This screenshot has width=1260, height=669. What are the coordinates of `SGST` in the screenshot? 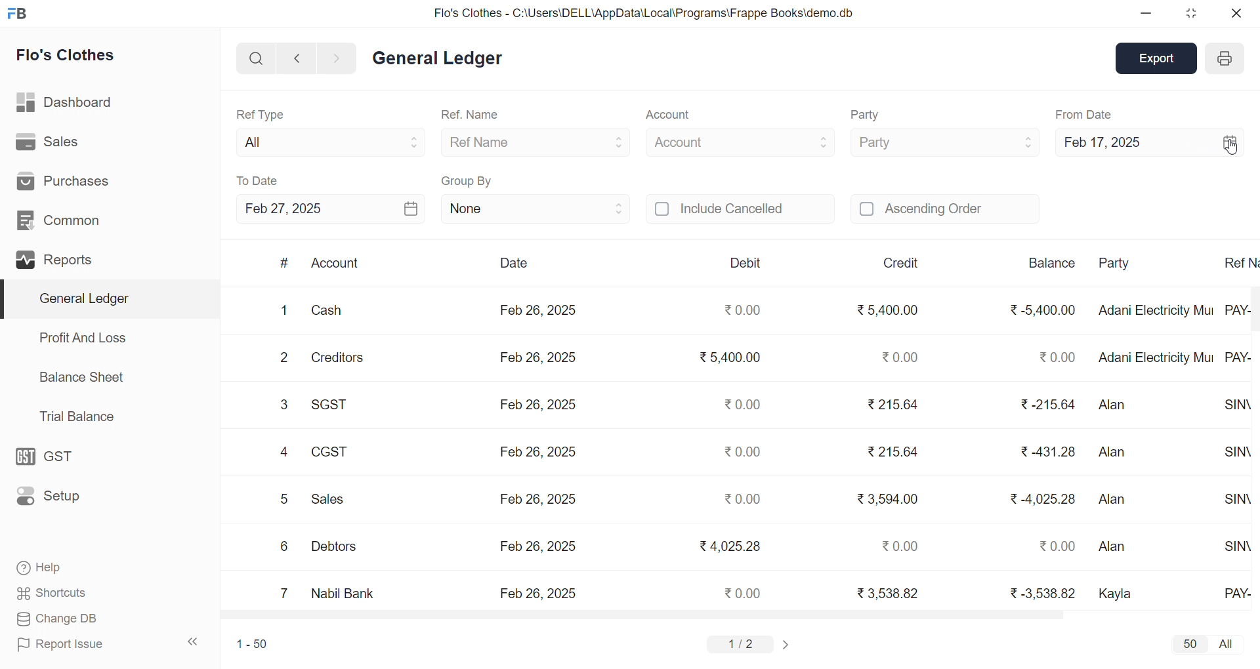 It's located at (333, 403).